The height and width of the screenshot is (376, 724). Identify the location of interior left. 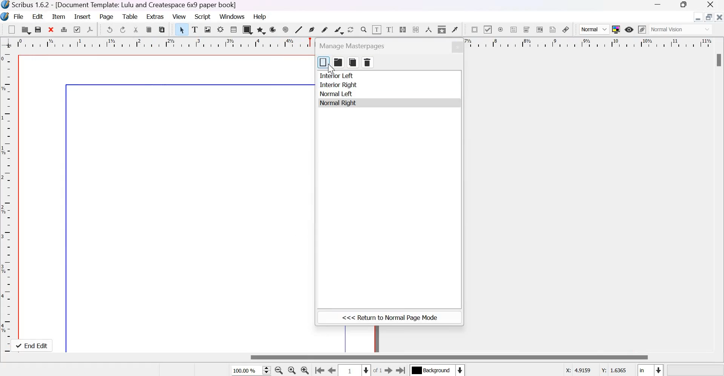
(337, 76).